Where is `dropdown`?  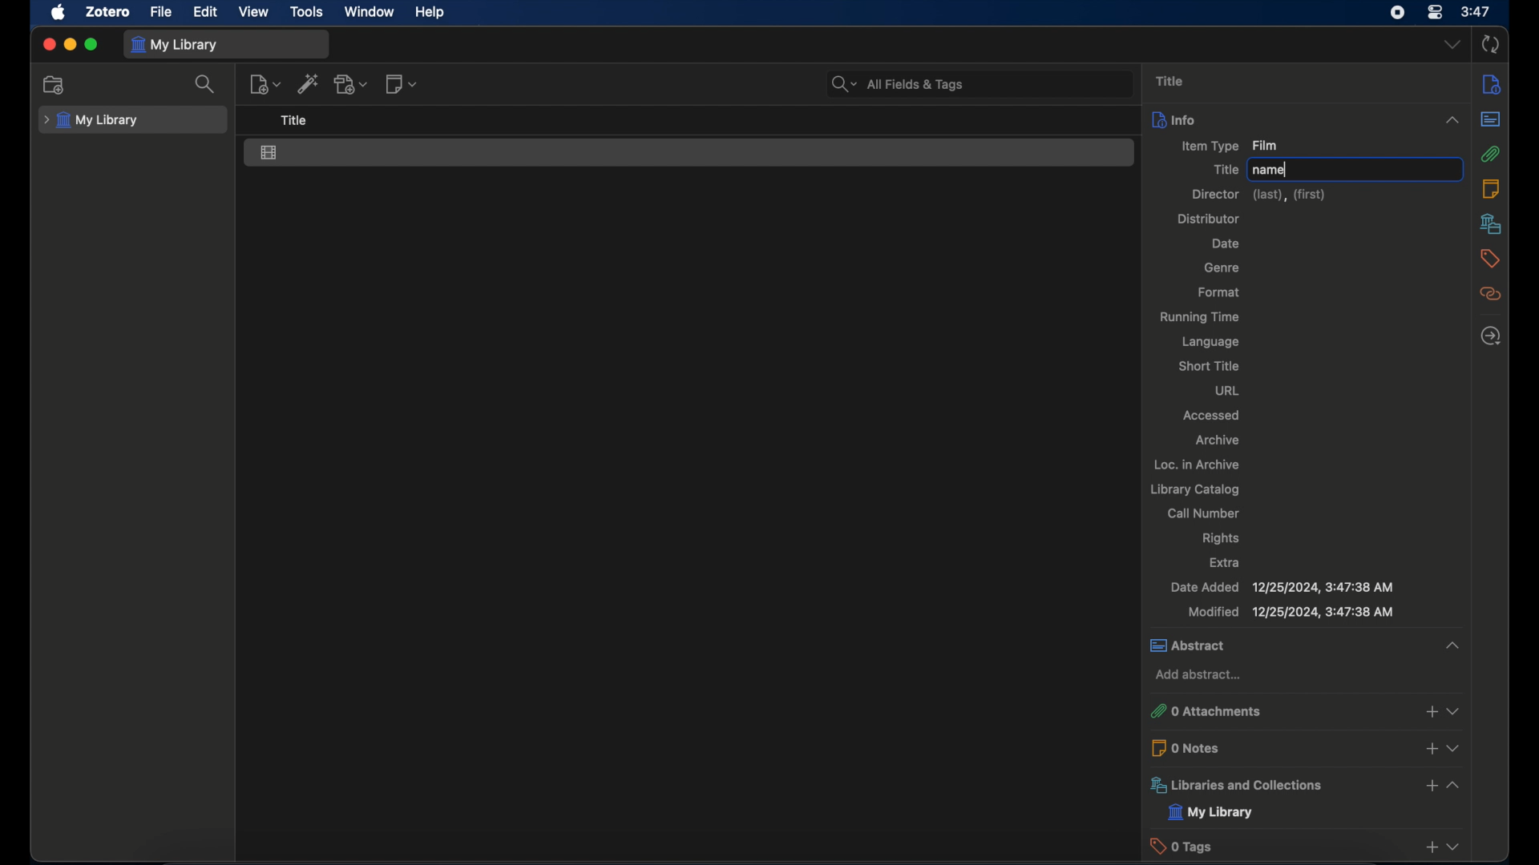 dropdown is located at coordinates (1459, 748).